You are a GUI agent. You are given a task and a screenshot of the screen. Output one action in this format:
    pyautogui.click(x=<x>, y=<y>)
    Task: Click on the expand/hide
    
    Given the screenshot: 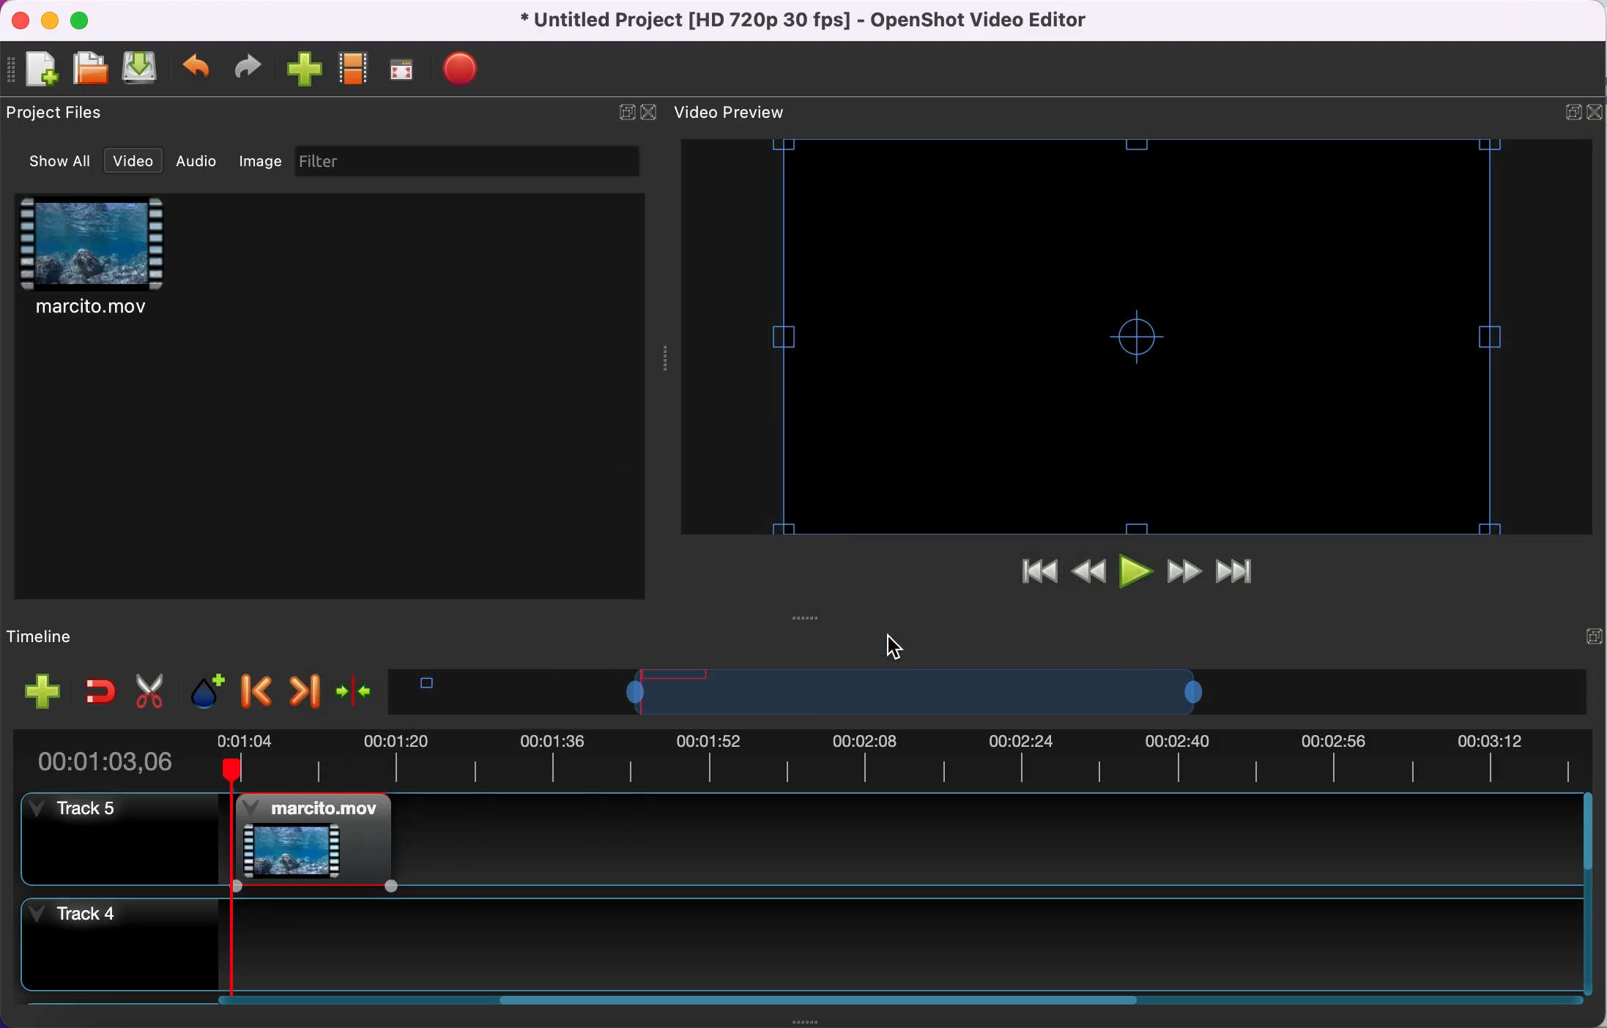 What is the action you would take?
    pyautogui.click(x=622, y=112)
    